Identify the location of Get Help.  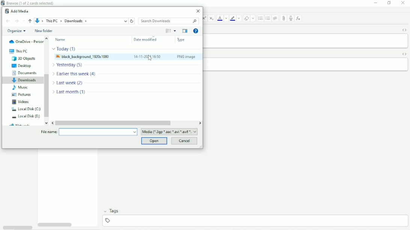
(196, 31).